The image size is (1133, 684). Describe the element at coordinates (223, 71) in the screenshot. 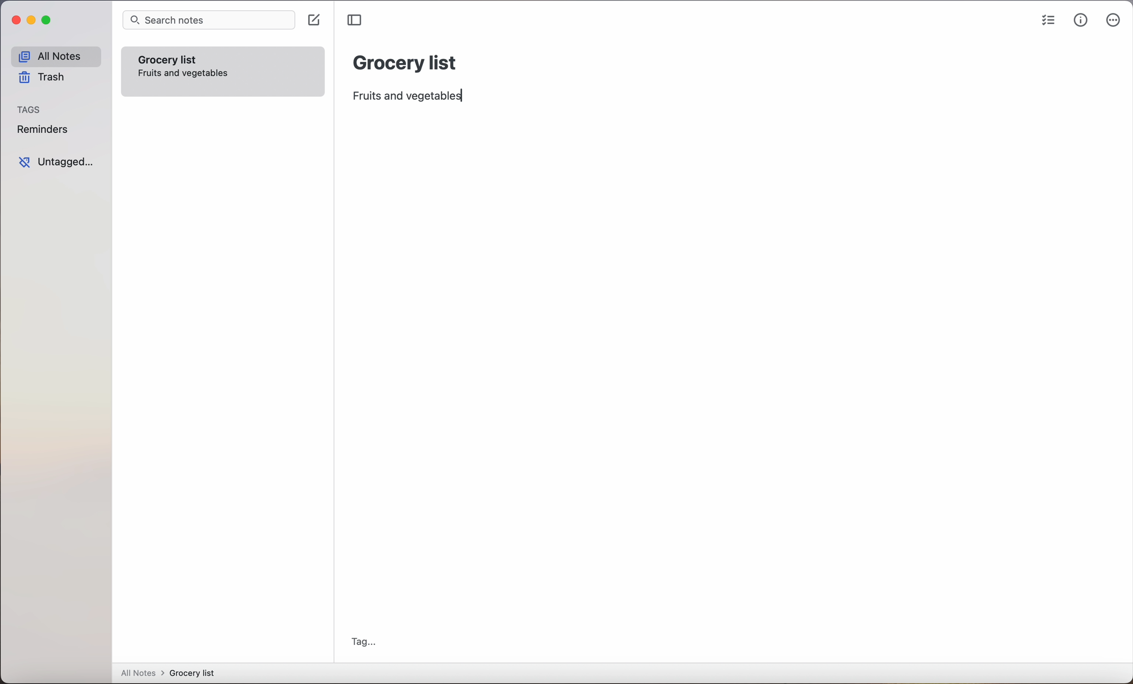

I see `grocery list note fruits and vegetables` at that location.